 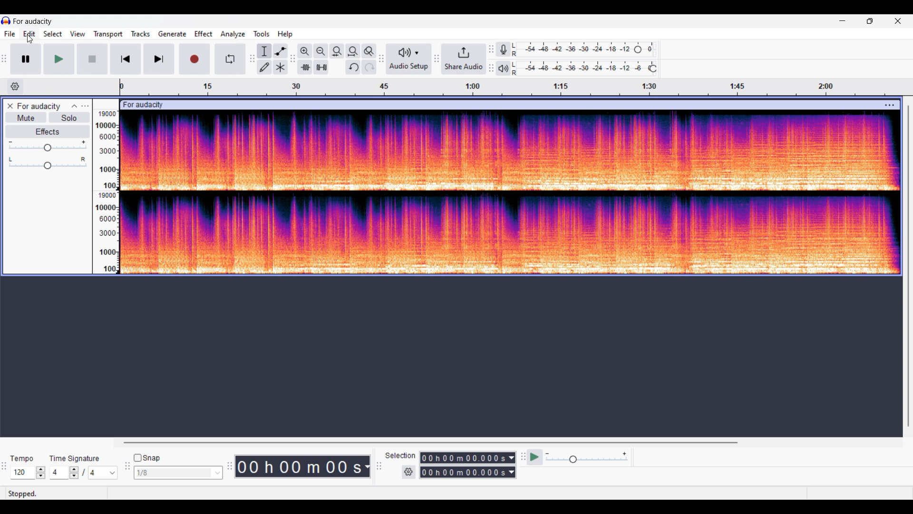 What do you see at coordinates (141, 493) in the screenshot?
I see `Status bar information` at bounding box center [141, 493].